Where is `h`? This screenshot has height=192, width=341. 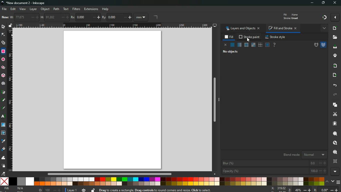 h is located at coordinates (55, 17).